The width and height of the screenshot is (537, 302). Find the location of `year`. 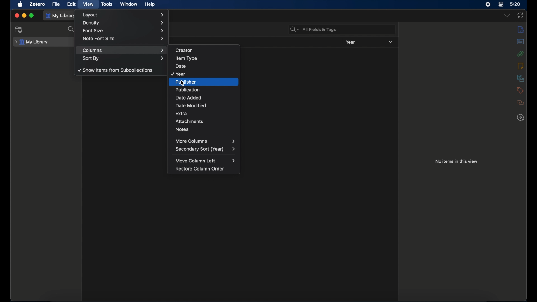

year is located at coordinates (350, 42).